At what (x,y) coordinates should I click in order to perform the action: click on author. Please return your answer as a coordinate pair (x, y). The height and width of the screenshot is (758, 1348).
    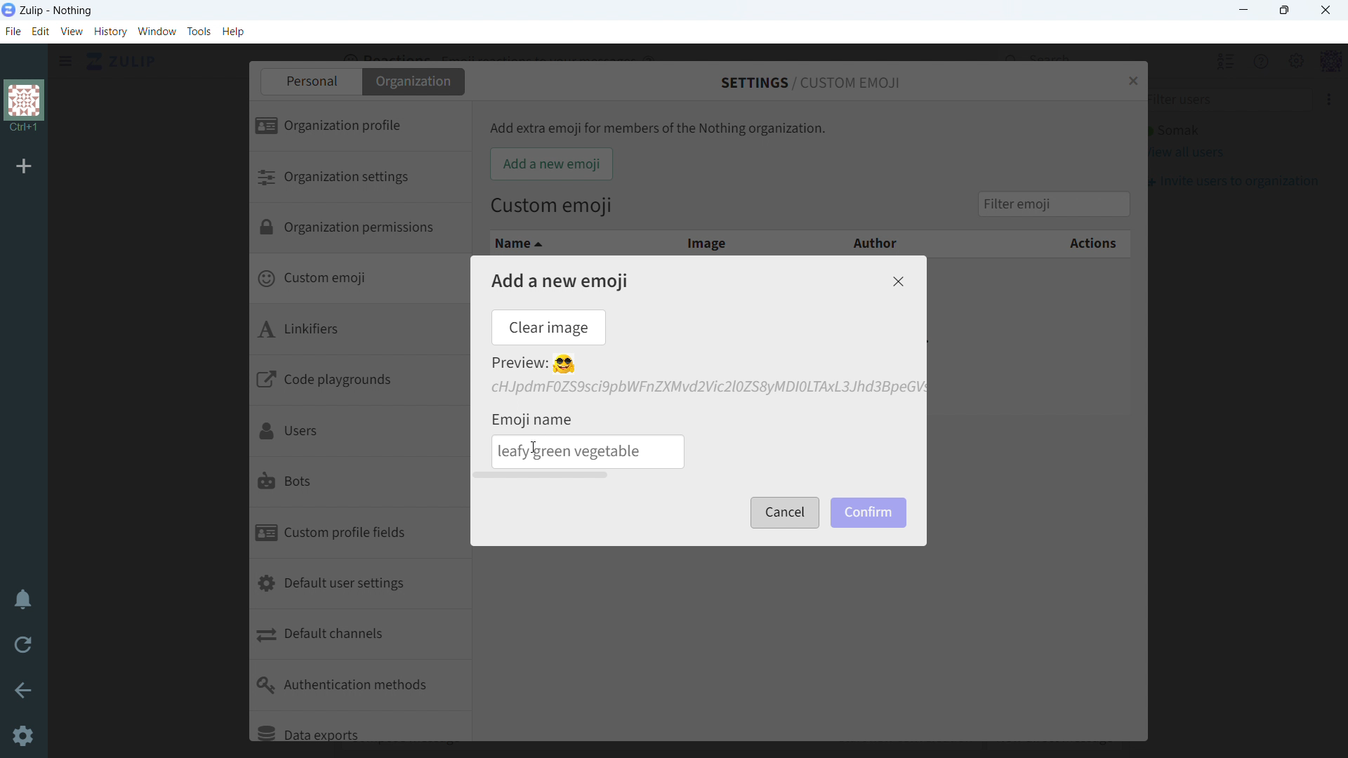
    Looking at the image, I should click on (866, 241).